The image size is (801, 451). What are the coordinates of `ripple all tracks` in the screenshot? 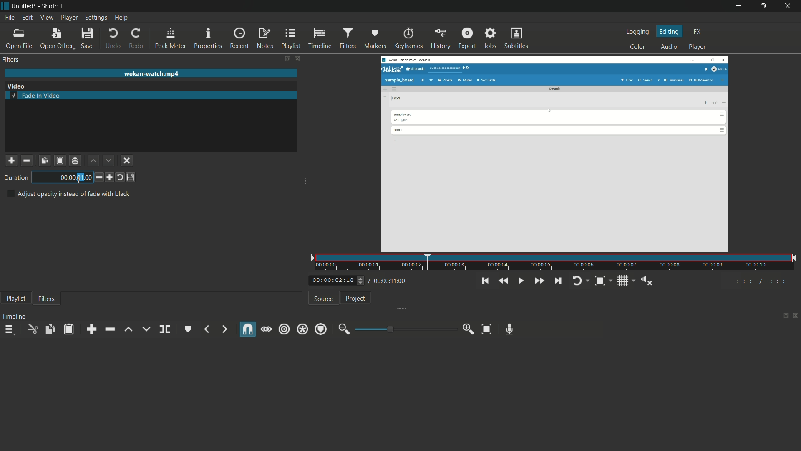 It's located at (302, 329).